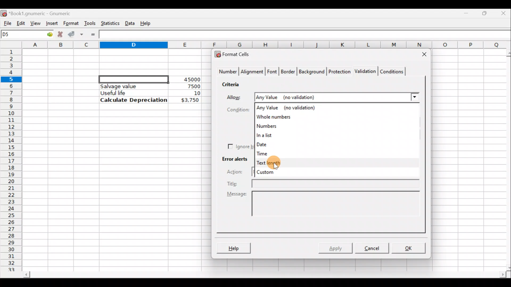 This screenshot has width=511, height=287. I want to click on Close, so click(422, 55).